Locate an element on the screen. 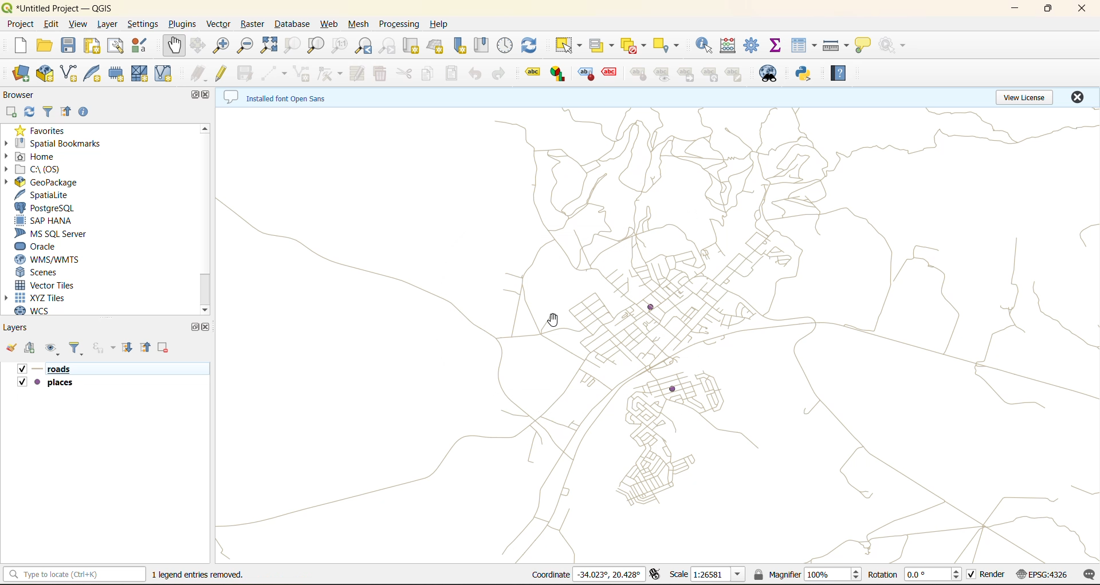 This screenshot has width=1100, height=585. save is located at coordinates (71, 46).